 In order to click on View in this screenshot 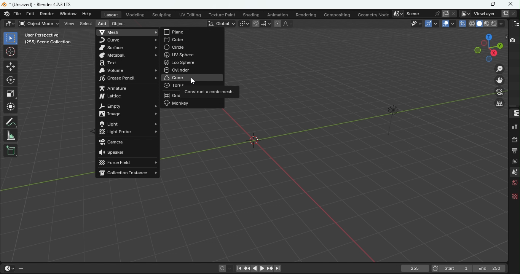, I will do `click(70, 24)`.